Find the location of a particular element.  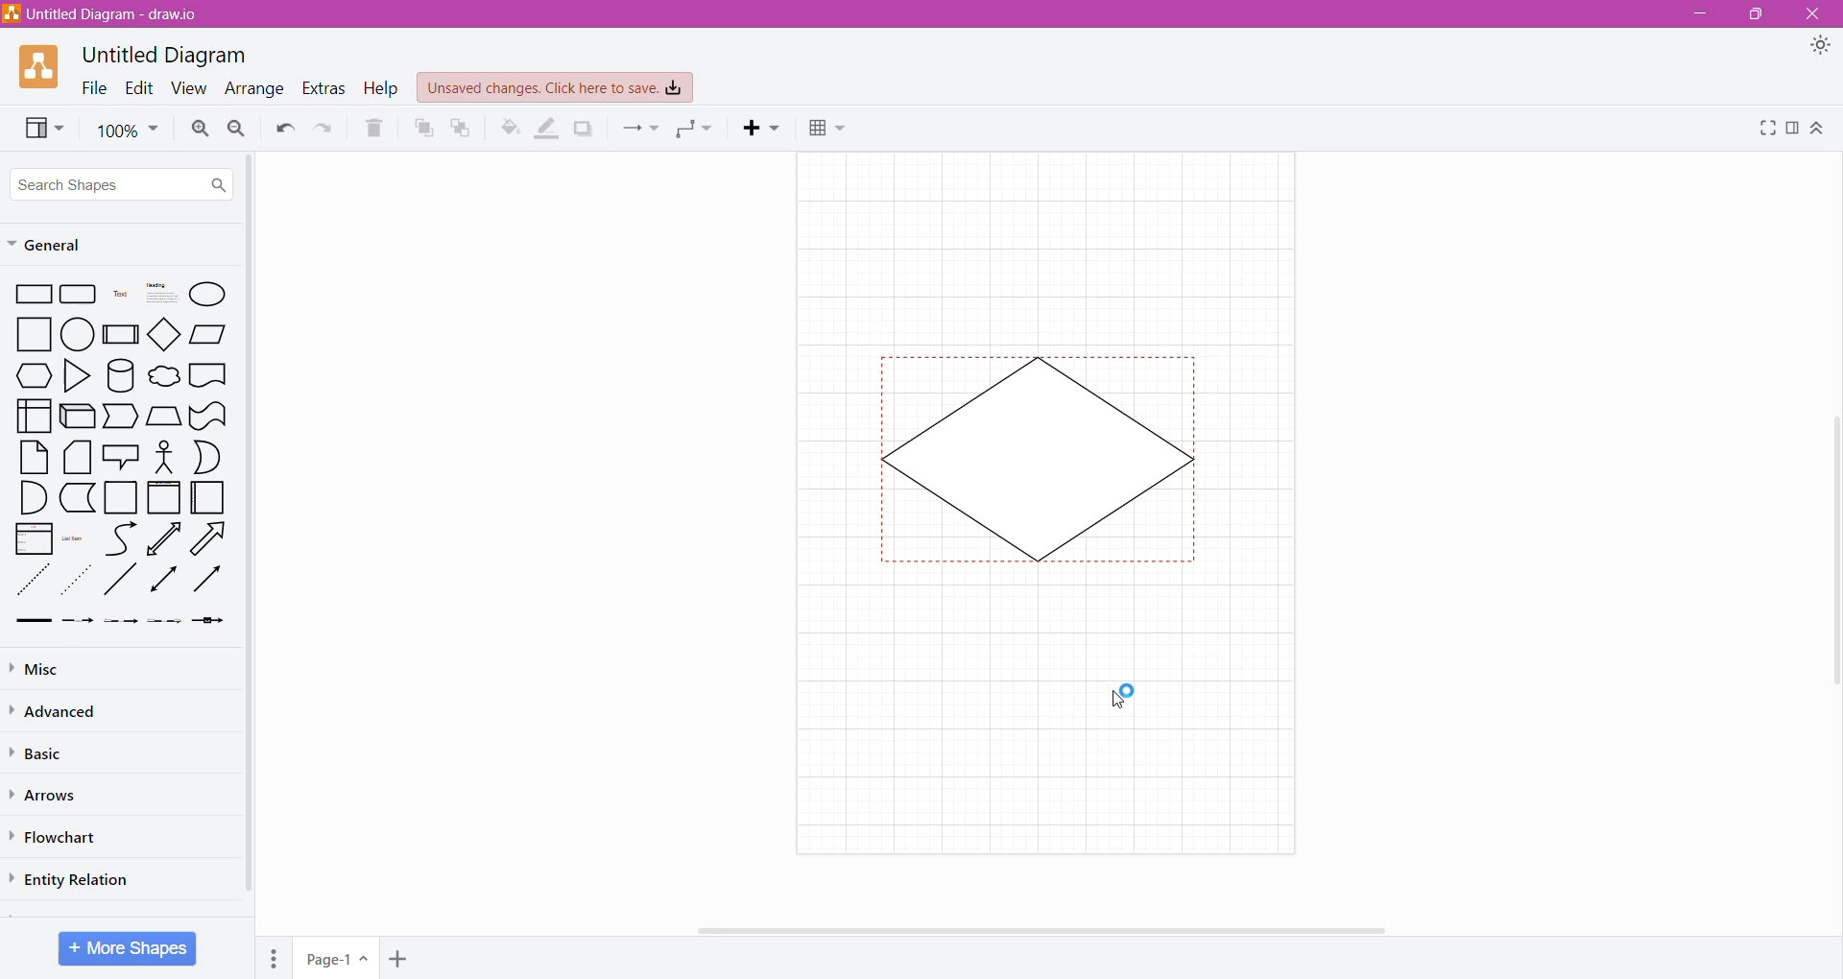

Flowchart is located at coordinates (61, 838).